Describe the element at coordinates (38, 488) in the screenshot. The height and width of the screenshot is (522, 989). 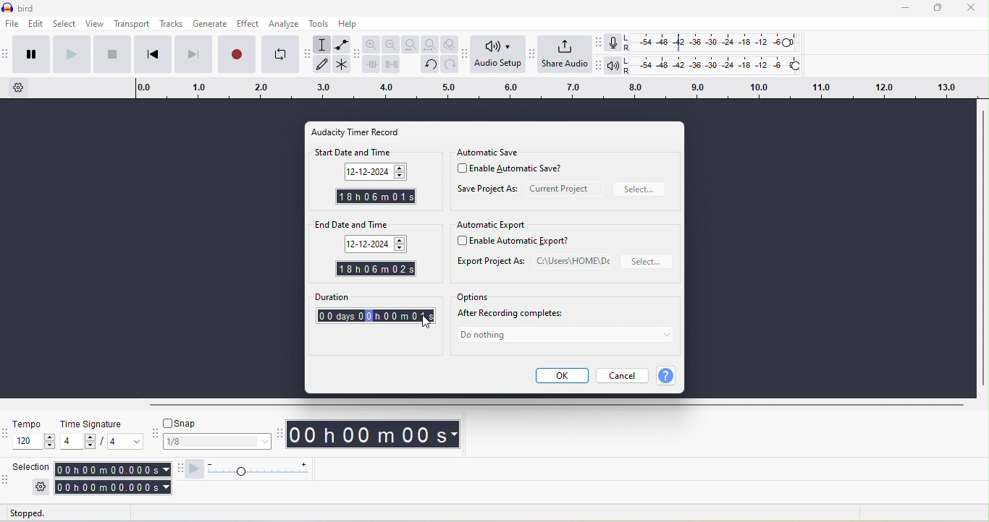
I see `settings` at that location.